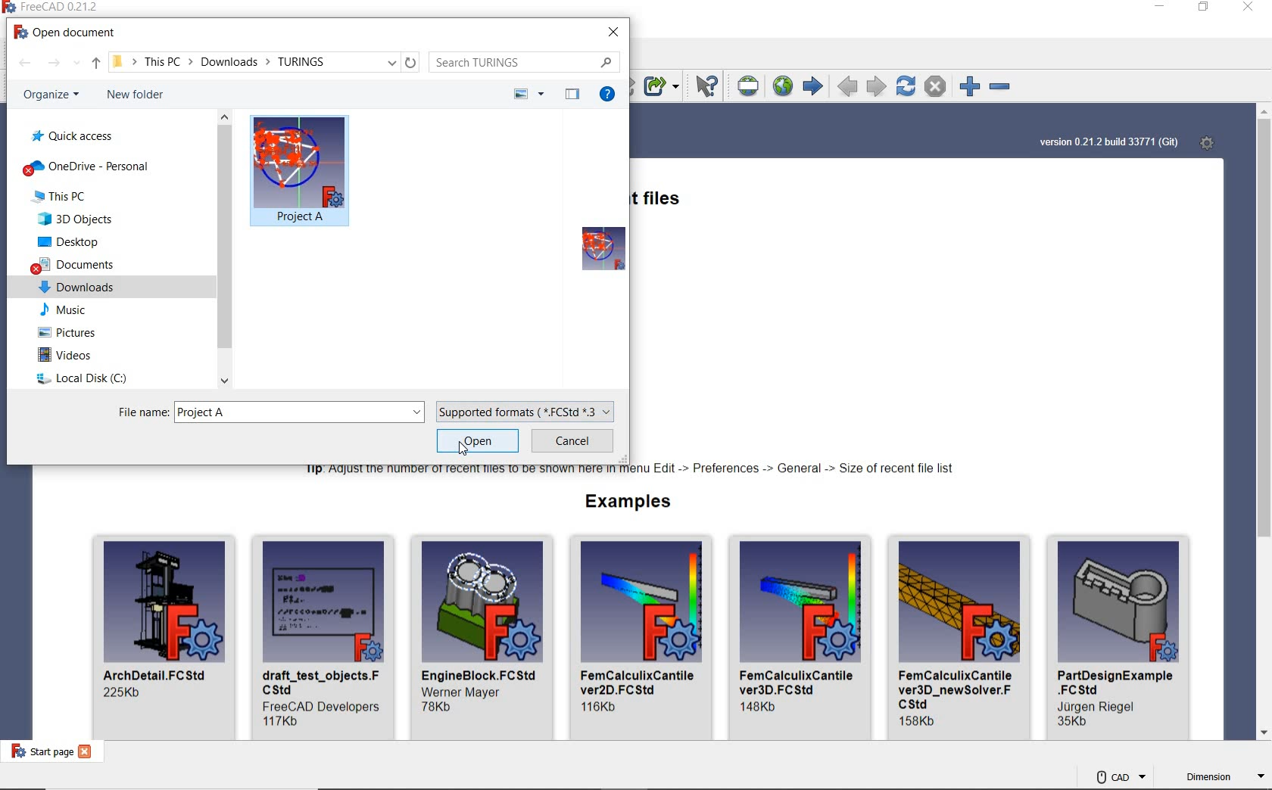 The image size is (1272, 790). I want to click on NEW FOLDER, so click(132, 97).